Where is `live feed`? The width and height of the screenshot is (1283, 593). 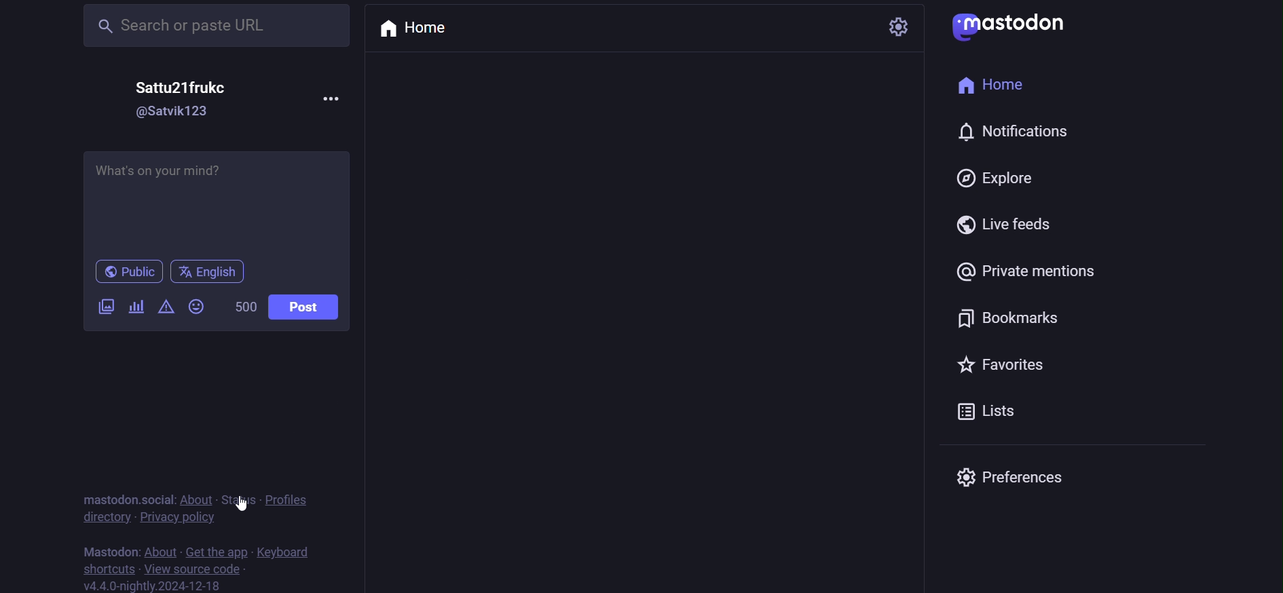
live feed is located at coordinates (1003, 223).